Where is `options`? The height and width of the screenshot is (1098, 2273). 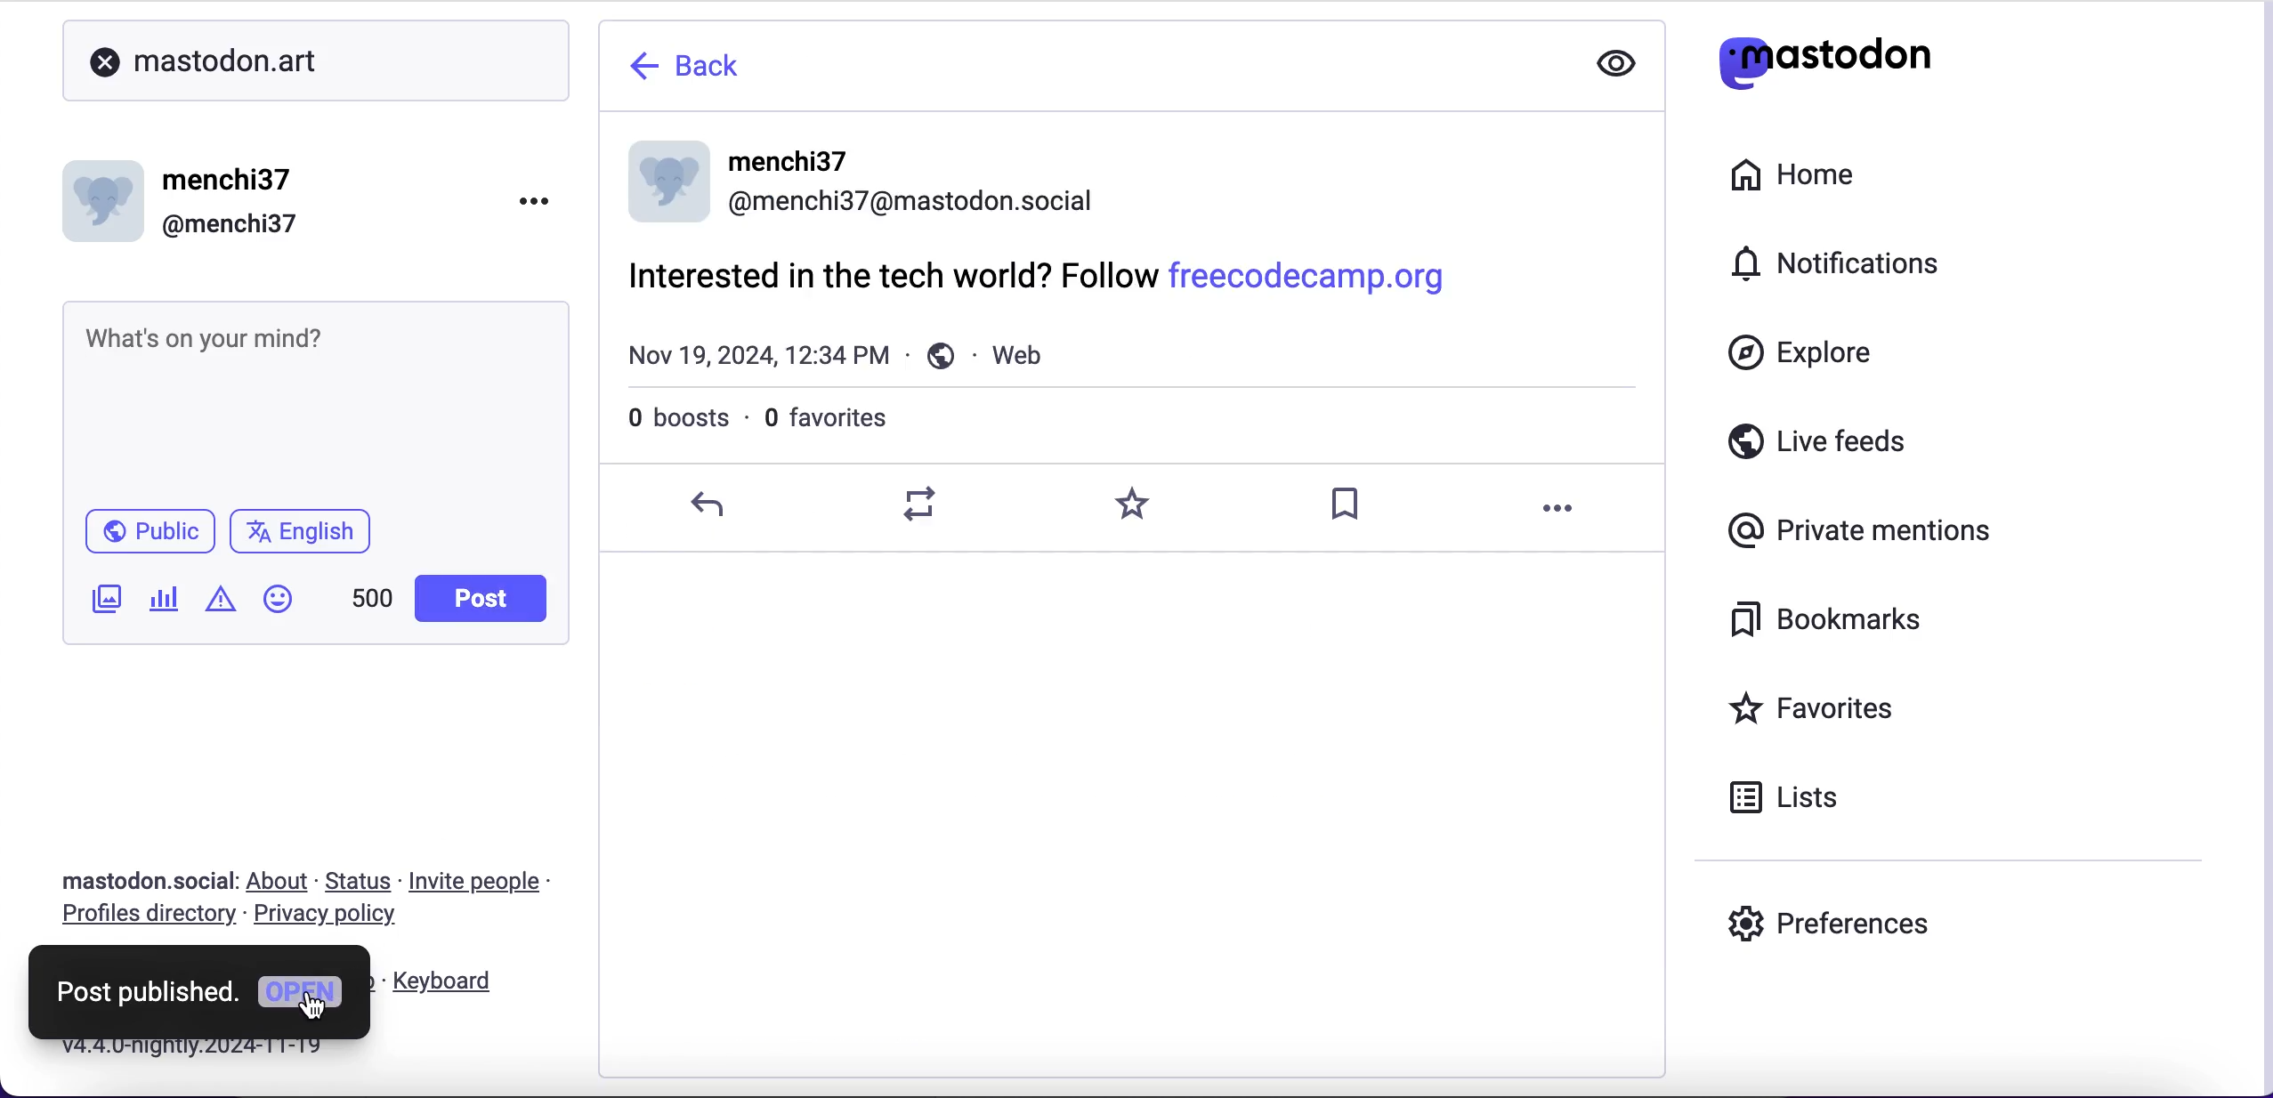
options is located at coordinates (1565, 512).